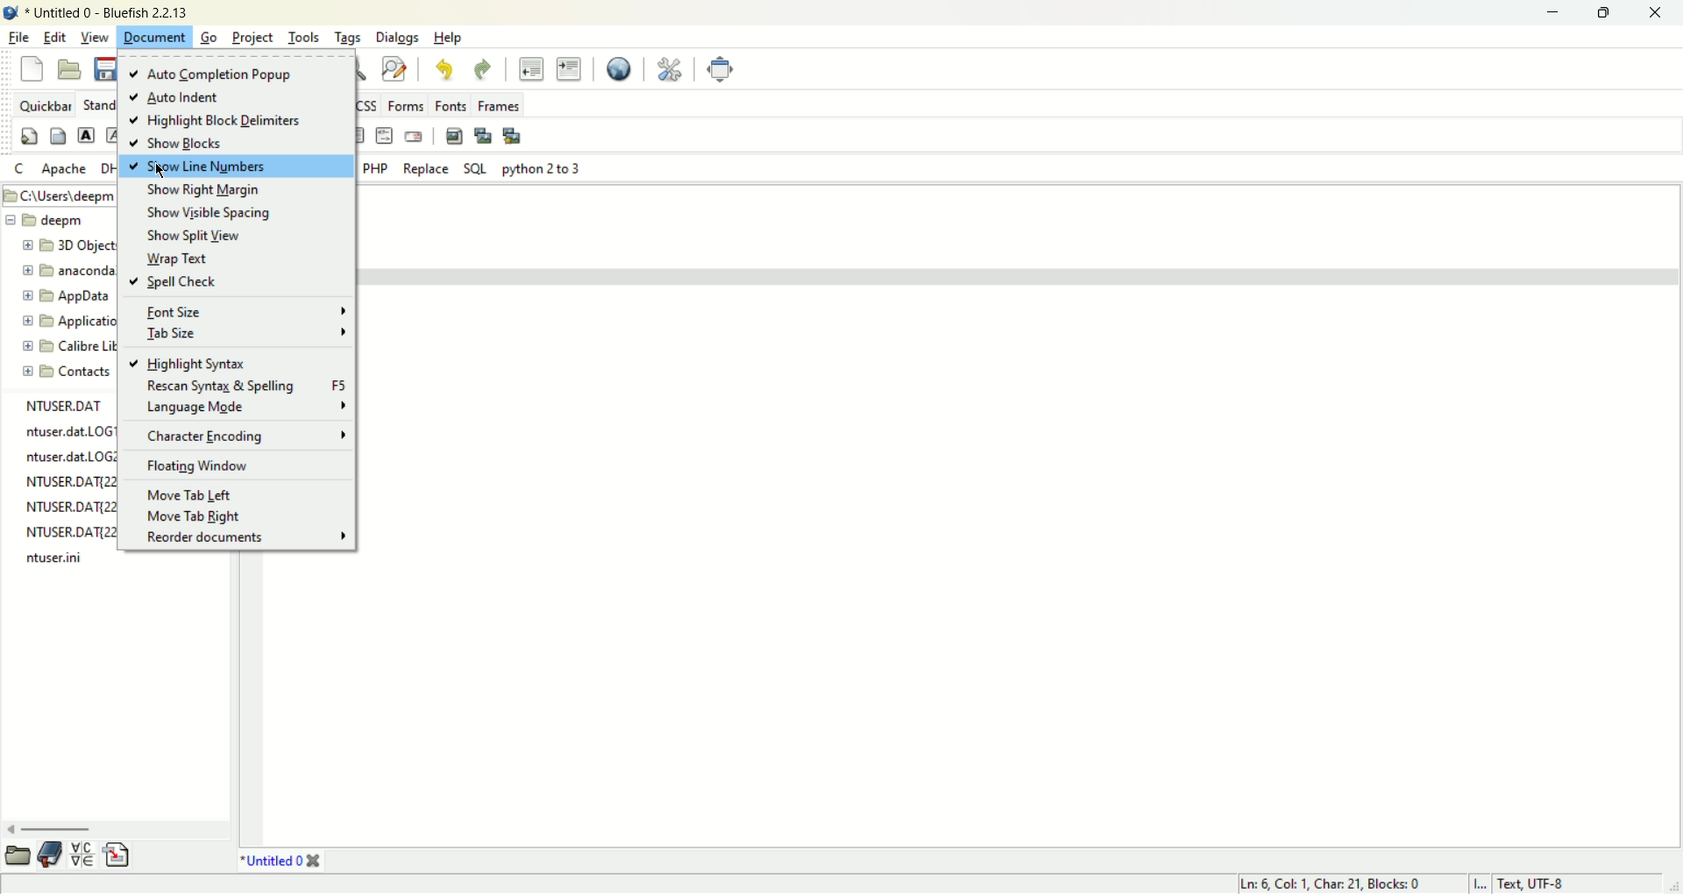 The width and height of the screenshot is (1683, 894). What do you see at coordinates (199, 466) in the screenshot?
I see `floating window` at bounding box center [199, 466].